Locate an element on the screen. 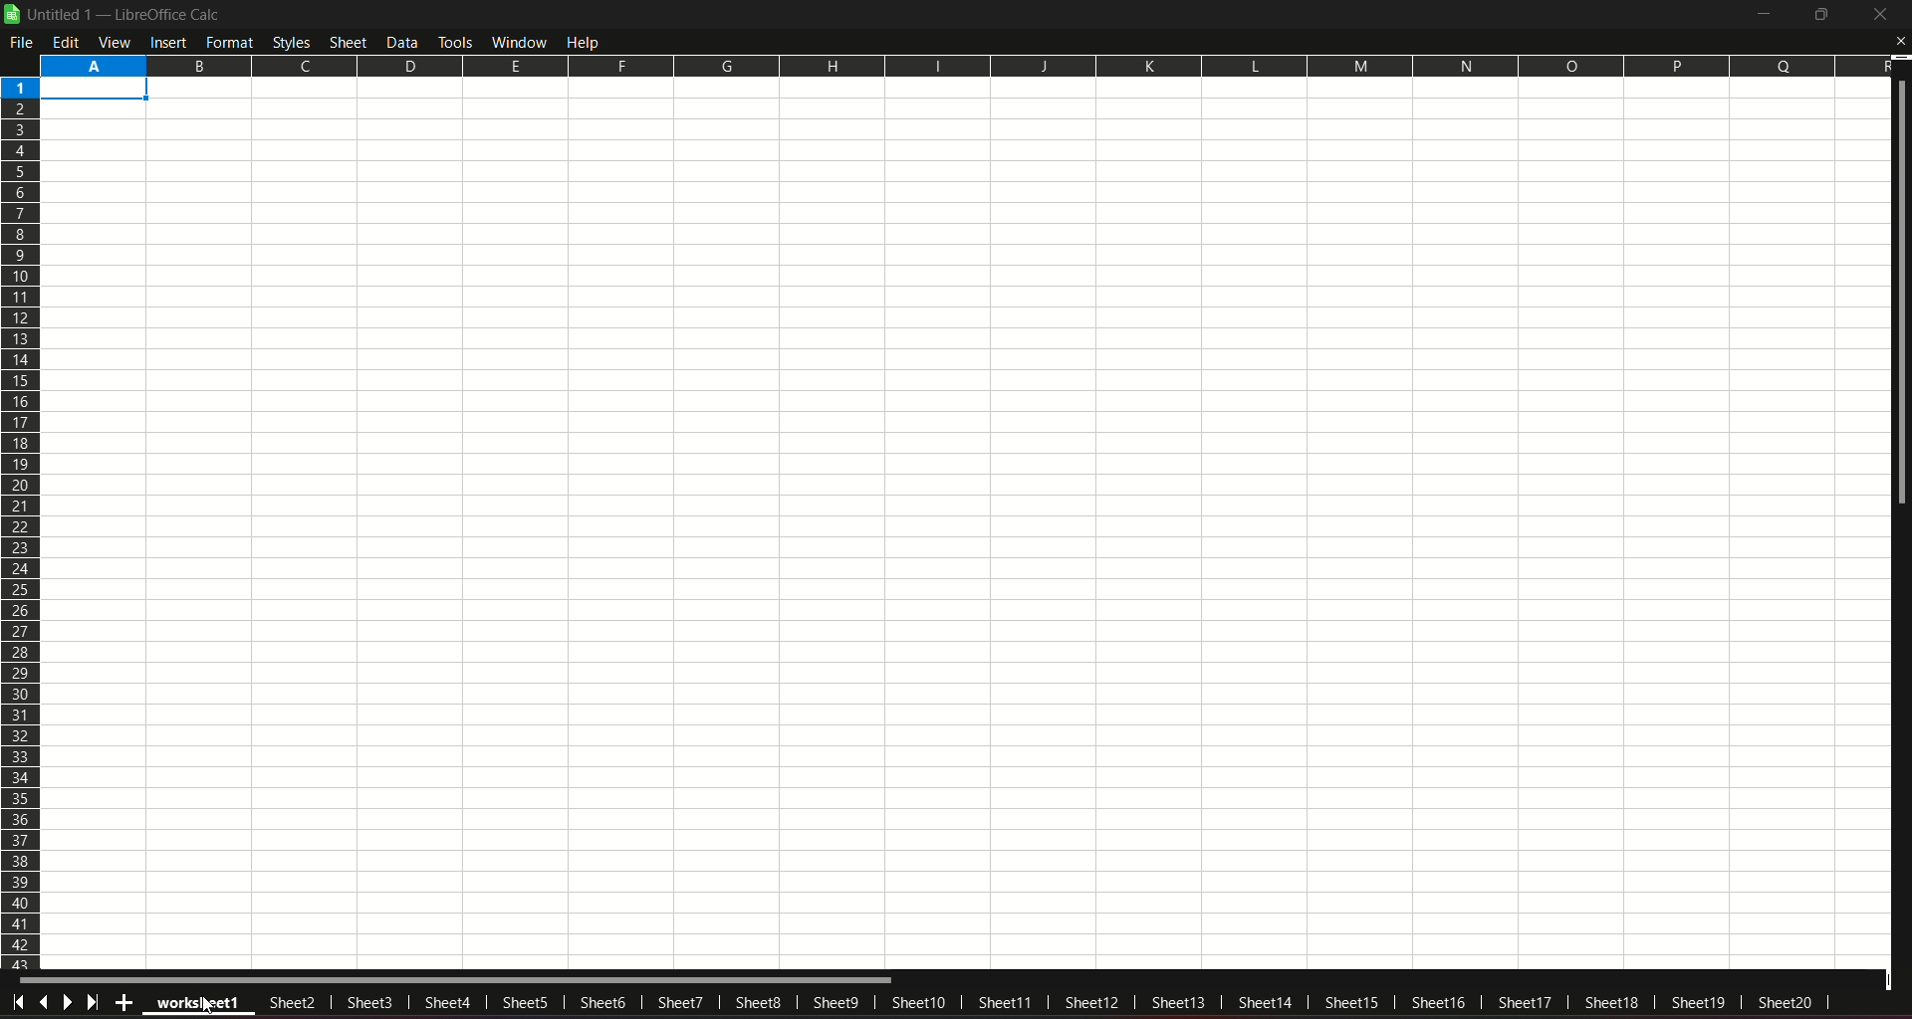  Close is located at coordinates (1880, 16).